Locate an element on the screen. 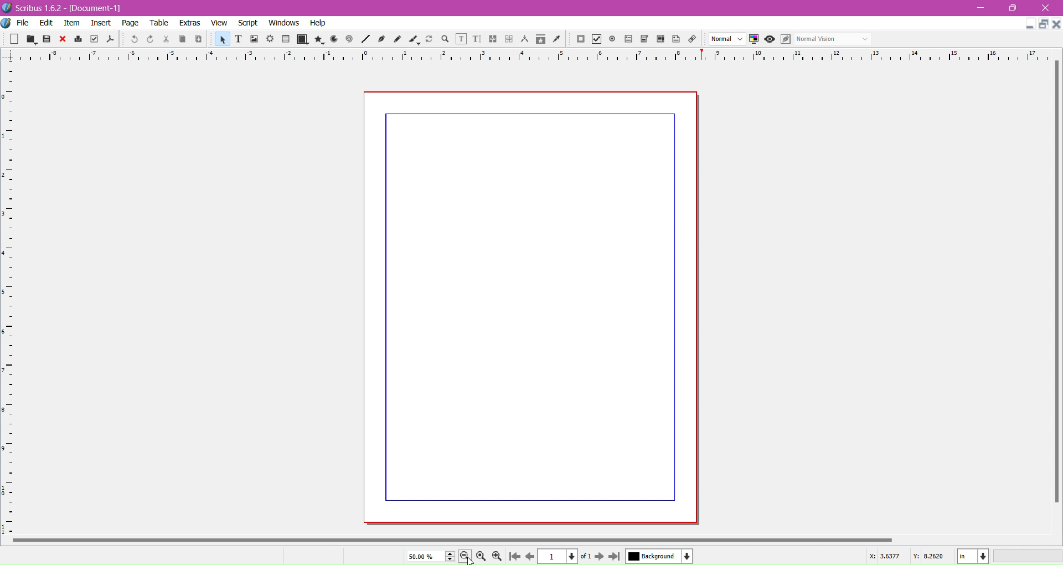 The width and height of the screenshot is (1063, 565). Measurements is located at coordinates (525, 40).